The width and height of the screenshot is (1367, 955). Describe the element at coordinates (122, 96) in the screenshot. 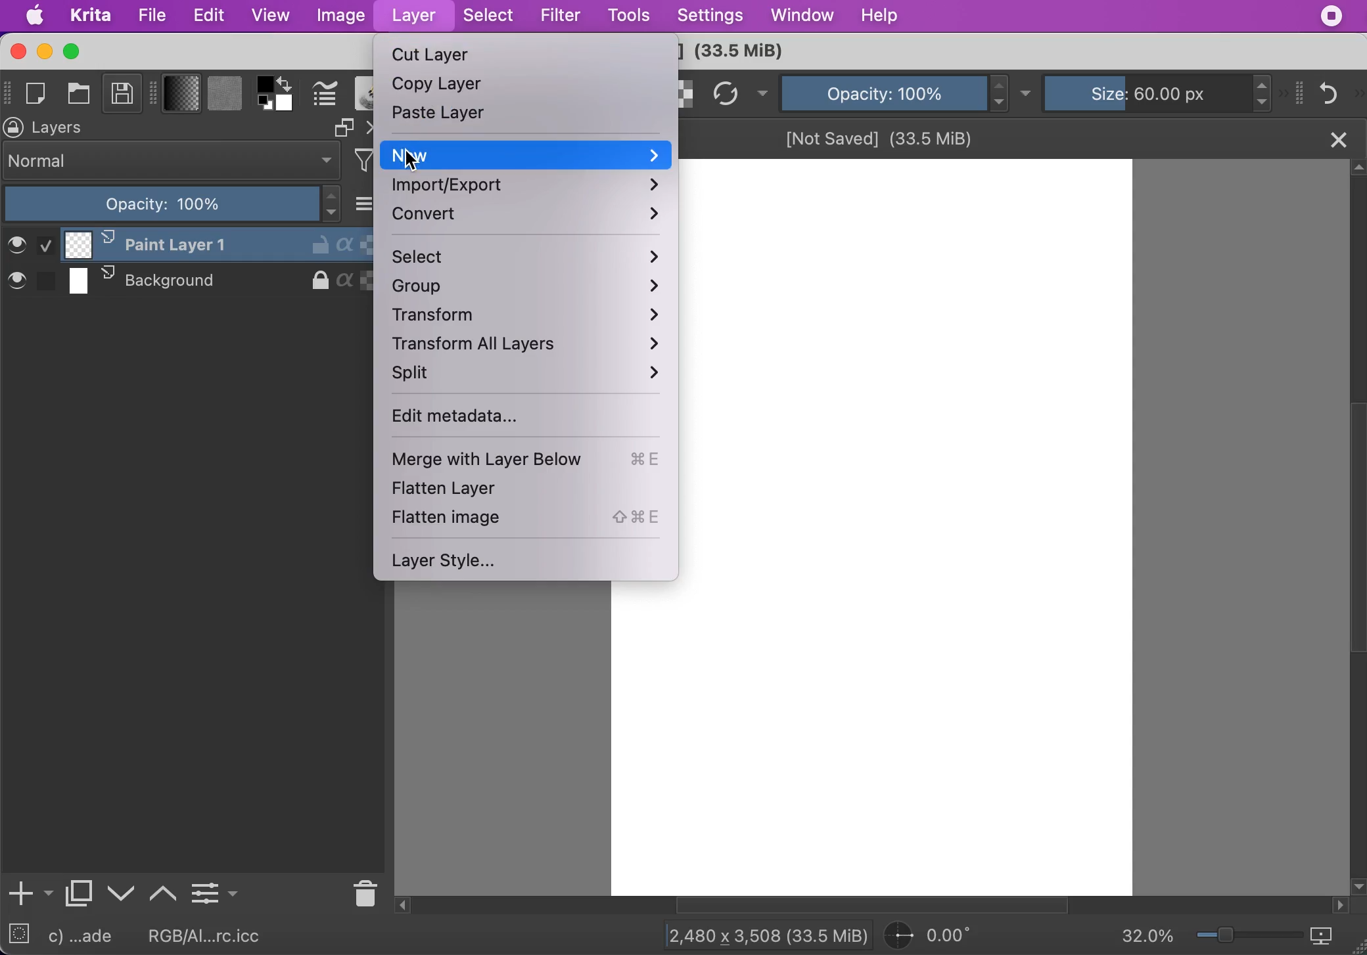

I see `save` at that location.